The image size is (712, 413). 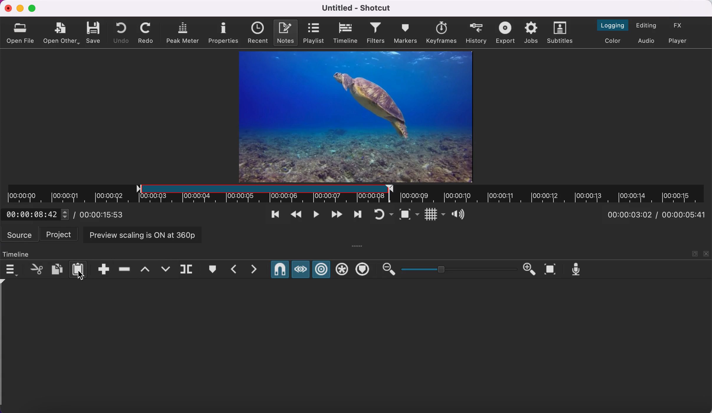 What do you see at coordinates (147, 32) in the screenshot?
I see `redo` at bounding box center [147, 32].